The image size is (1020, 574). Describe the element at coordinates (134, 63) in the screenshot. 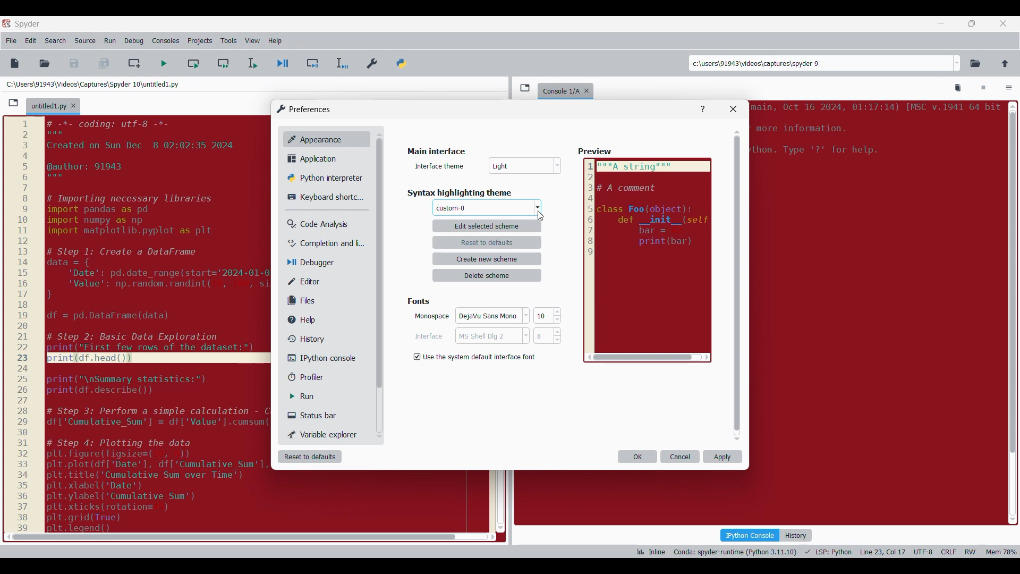

I see `Create new cell at current line` at that location.